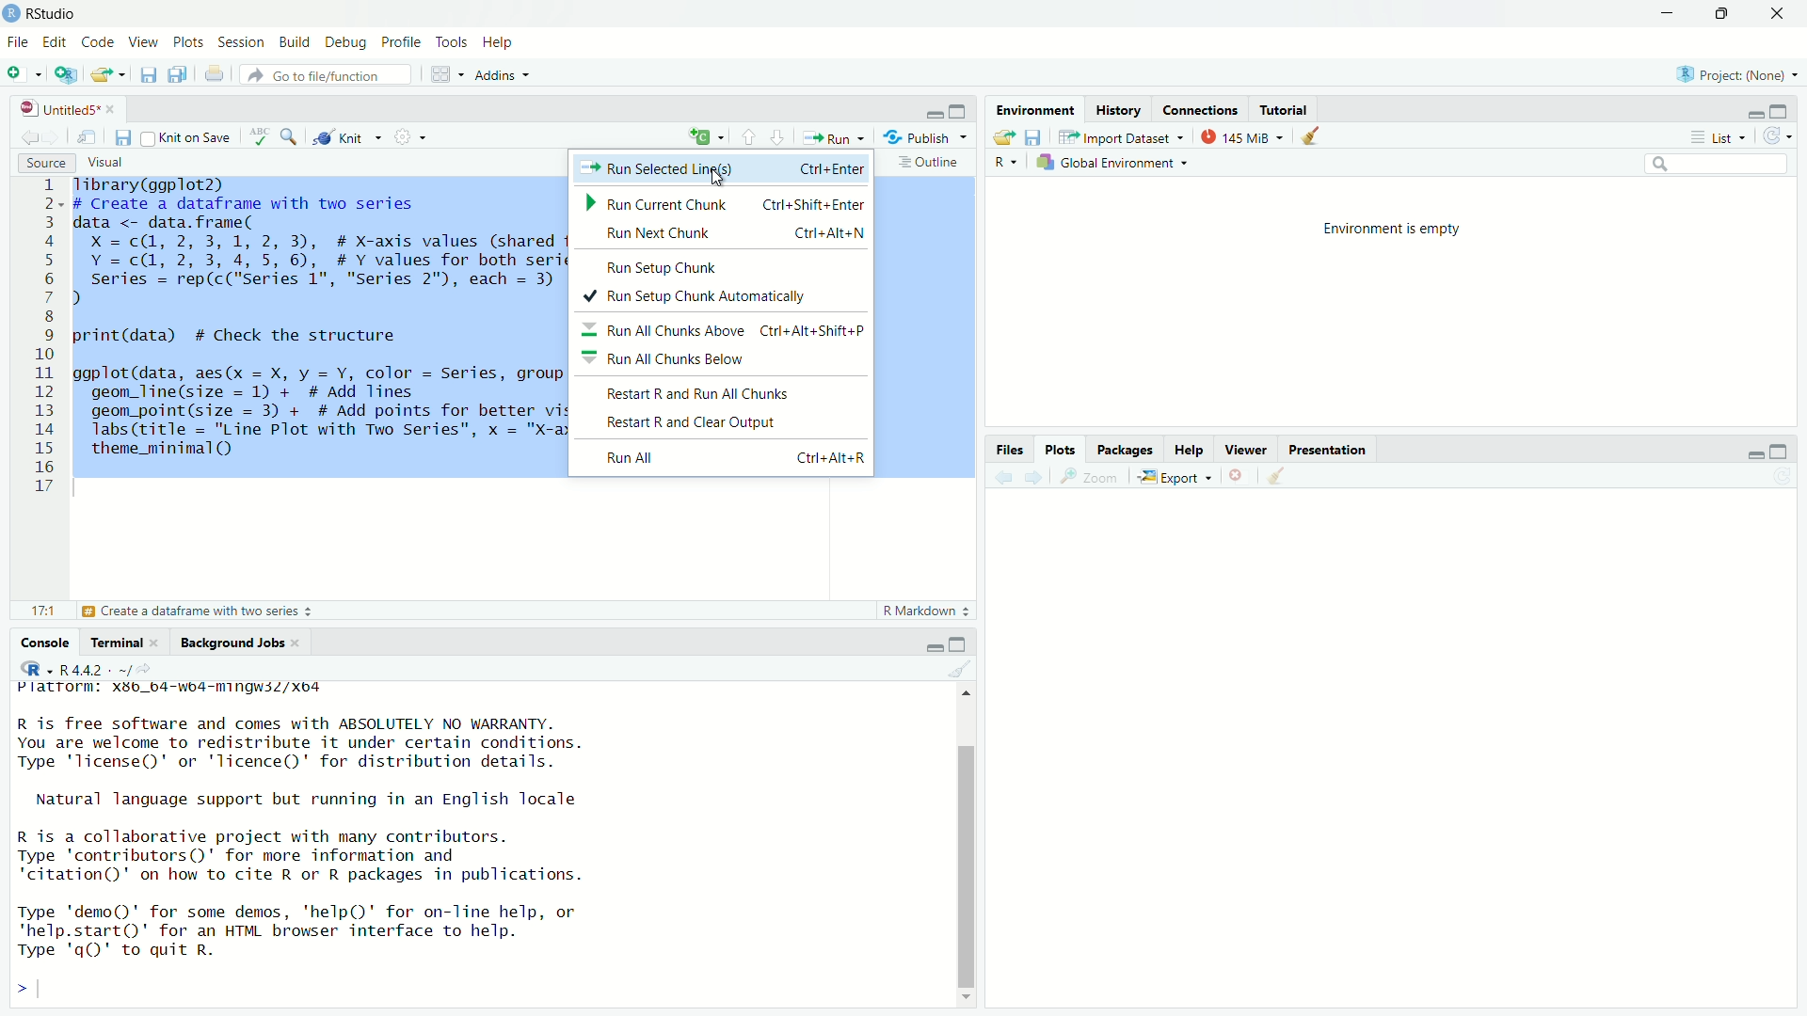  What do you see at coordinates (1034, 476) in the screenshot?
I see `Go forward to the next source selection` at bounding box center [1034, 476].